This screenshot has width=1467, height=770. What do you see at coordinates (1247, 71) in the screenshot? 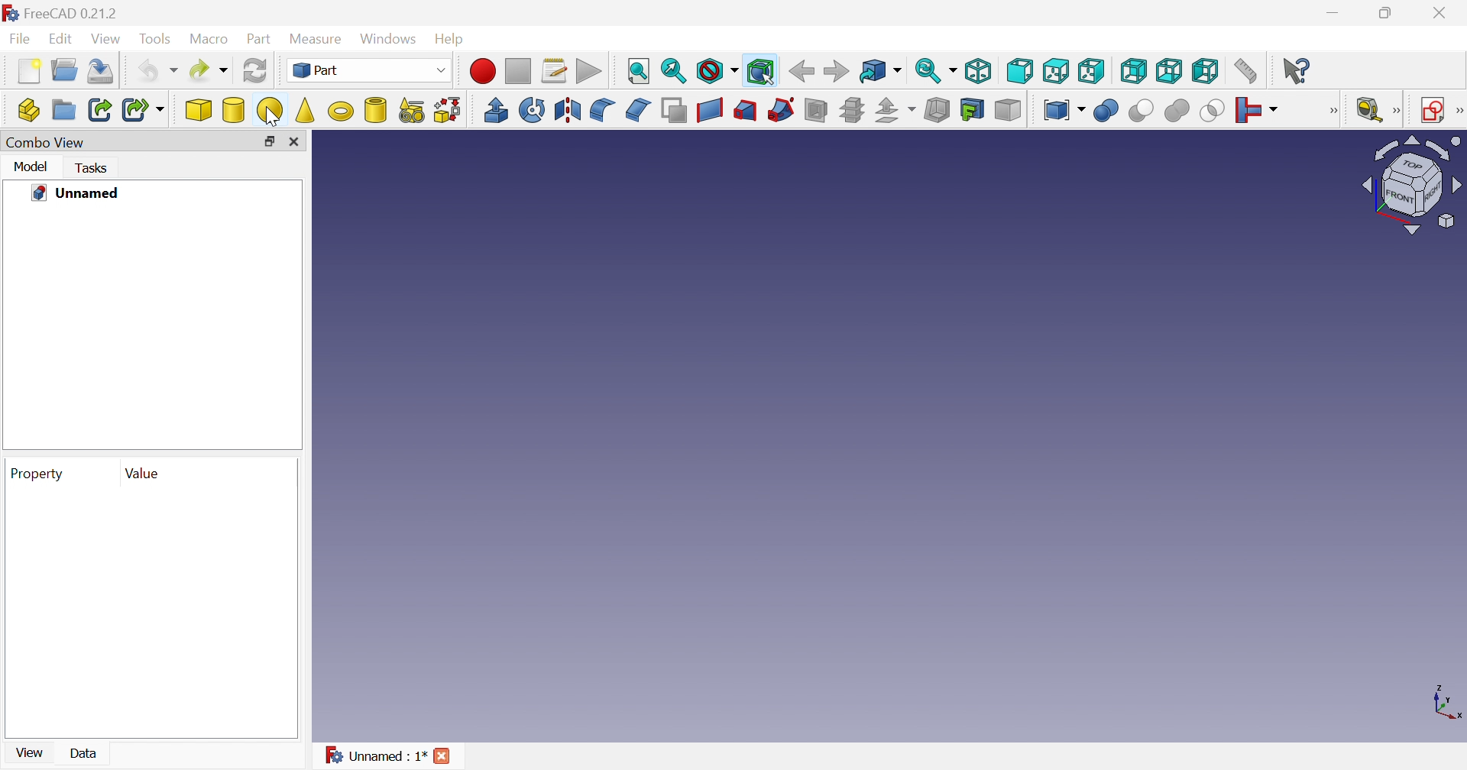
I see `Measure distance` at bounding box center [1247, 71].